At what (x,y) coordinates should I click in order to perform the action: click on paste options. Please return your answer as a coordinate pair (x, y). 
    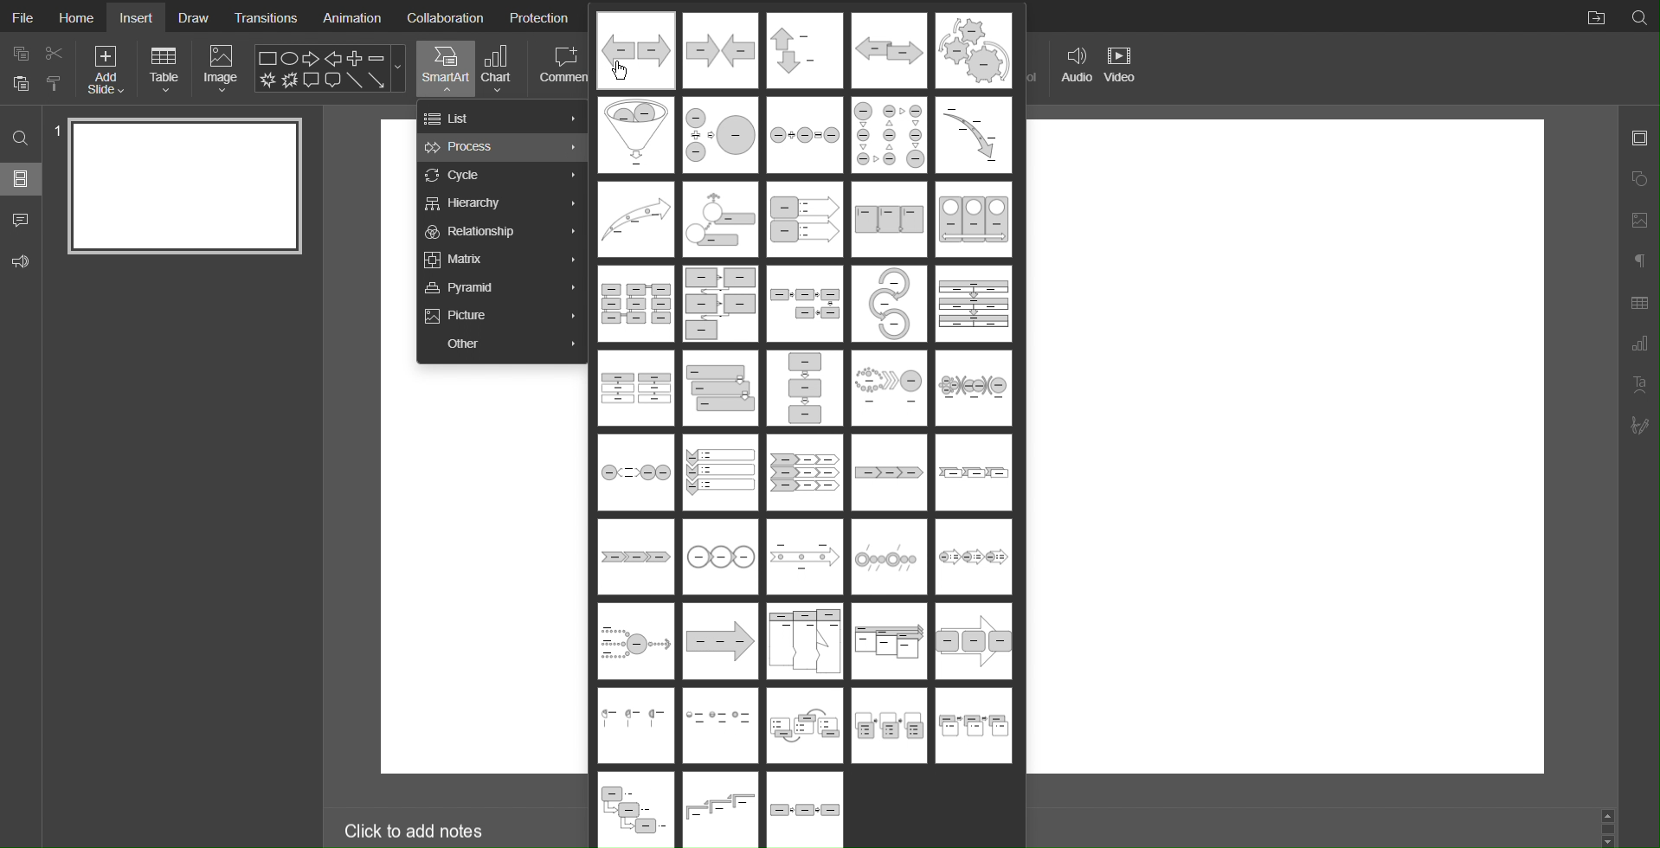
    Looking at the image, I should click on (55, 86).